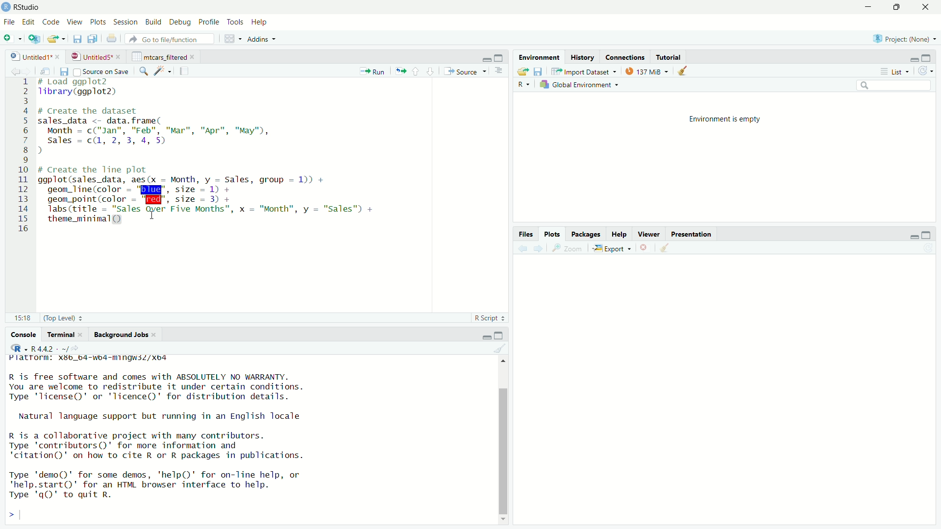 The height and width of the screenshot is (529, 941). I want to click on R Script, so click(487, 318).